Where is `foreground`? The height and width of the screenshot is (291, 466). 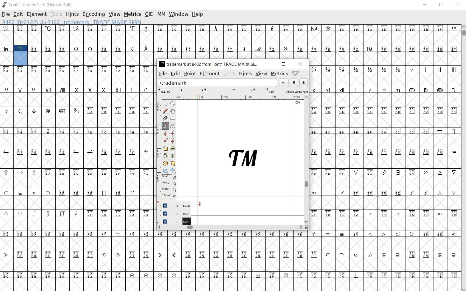
foreground is located at coordinates (175, 221).